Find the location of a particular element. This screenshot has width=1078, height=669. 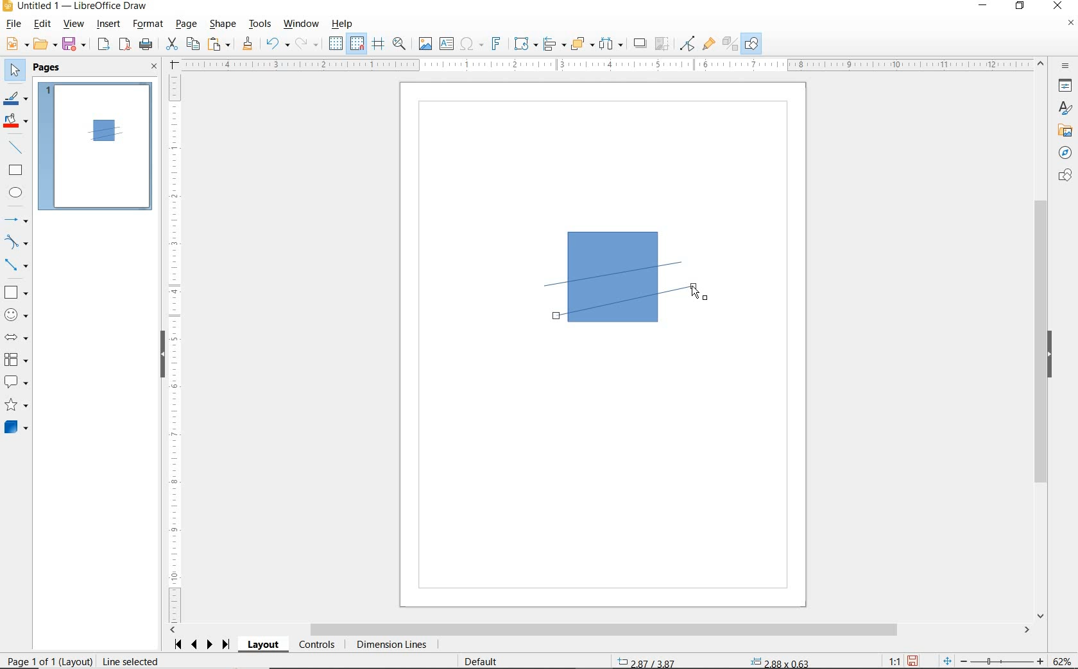

STYLES is located at coordinates (1062, 108).